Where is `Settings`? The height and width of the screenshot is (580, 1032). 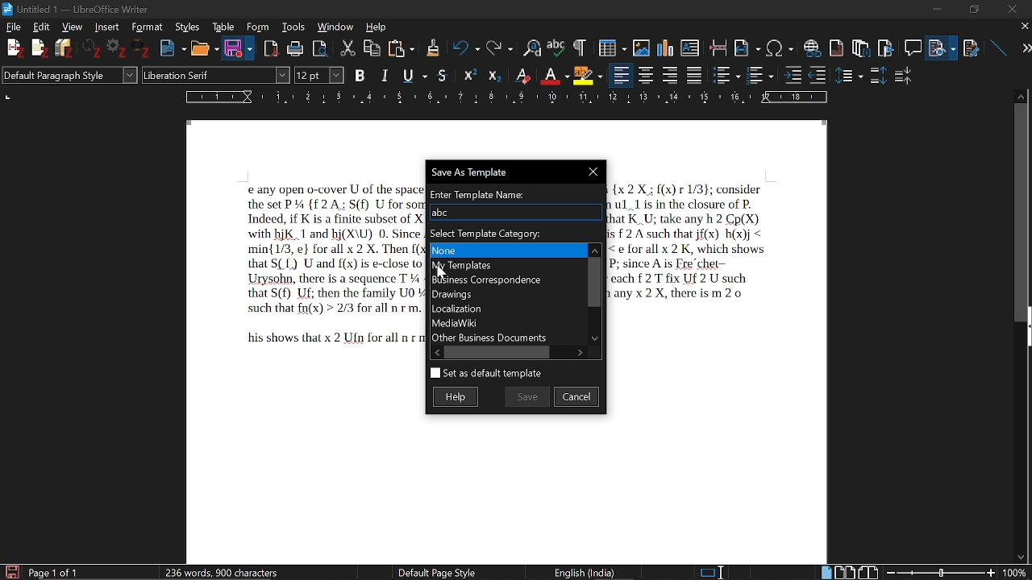 Settings is located at coordinates (119, 50).